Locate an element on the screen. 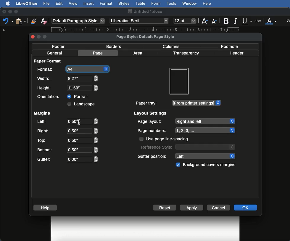  Area is located at coordinates (139, 53).